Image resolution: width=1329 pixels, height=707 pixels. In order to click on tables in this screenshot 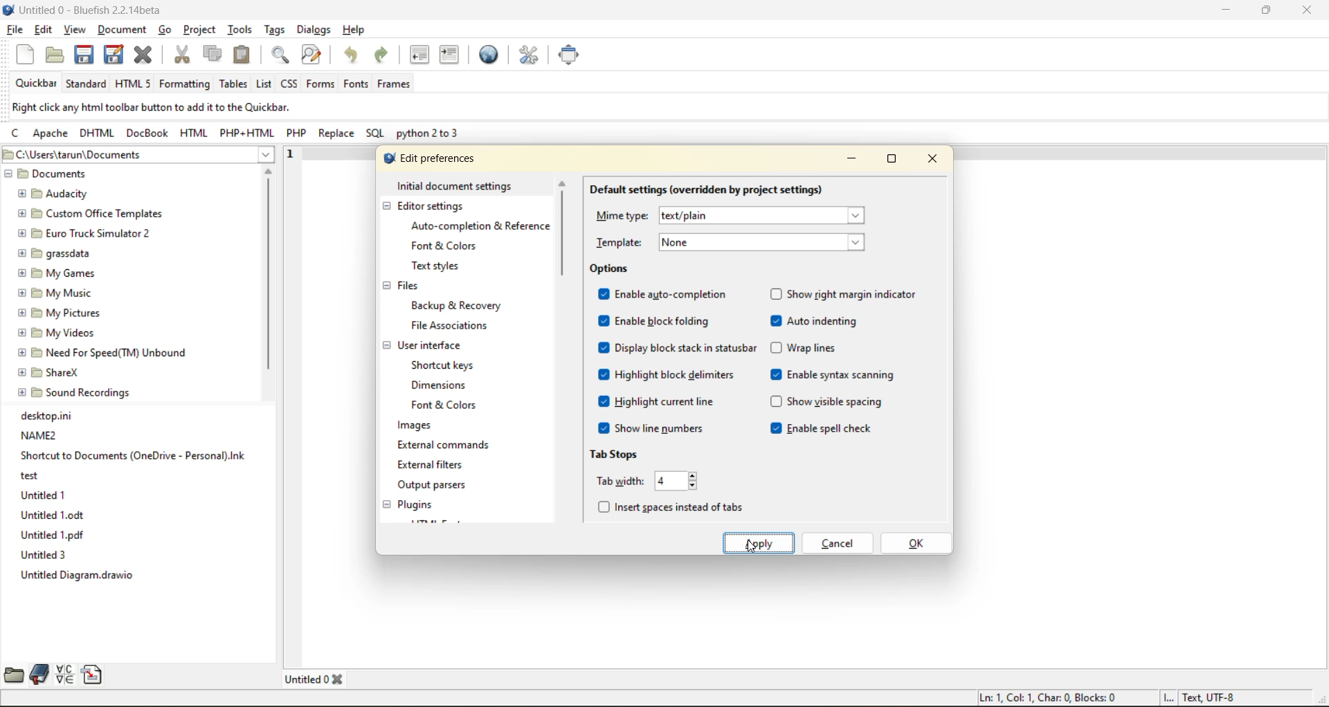, I will do `click(233, 85)`.